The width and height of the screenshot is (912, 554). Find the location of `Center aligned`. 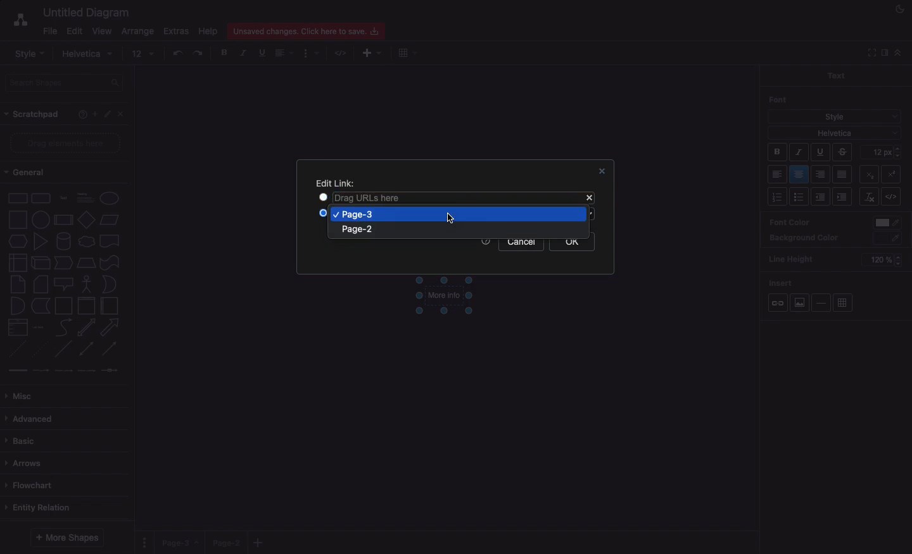

Center aligned is located at coordinates (800, 175).